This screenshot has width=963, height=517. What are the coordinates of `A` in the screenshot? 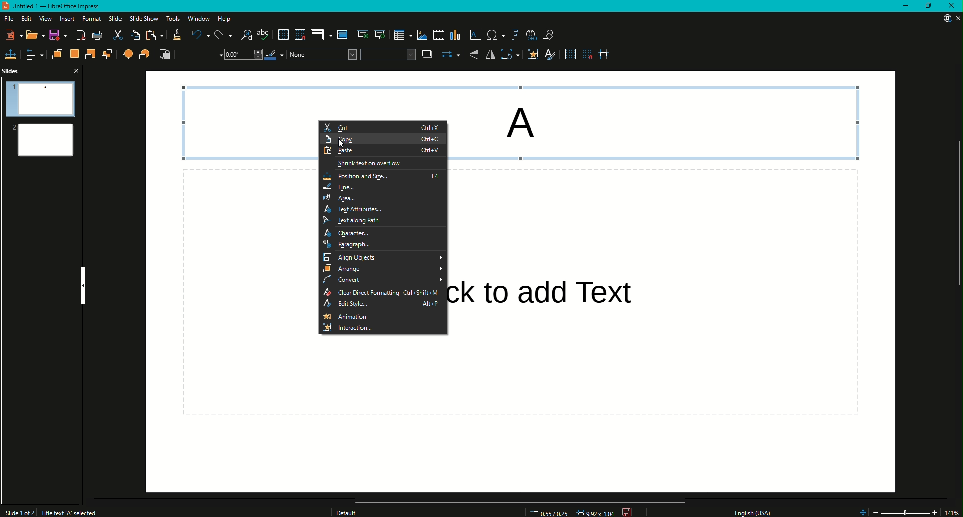 It's located at (516, 120).